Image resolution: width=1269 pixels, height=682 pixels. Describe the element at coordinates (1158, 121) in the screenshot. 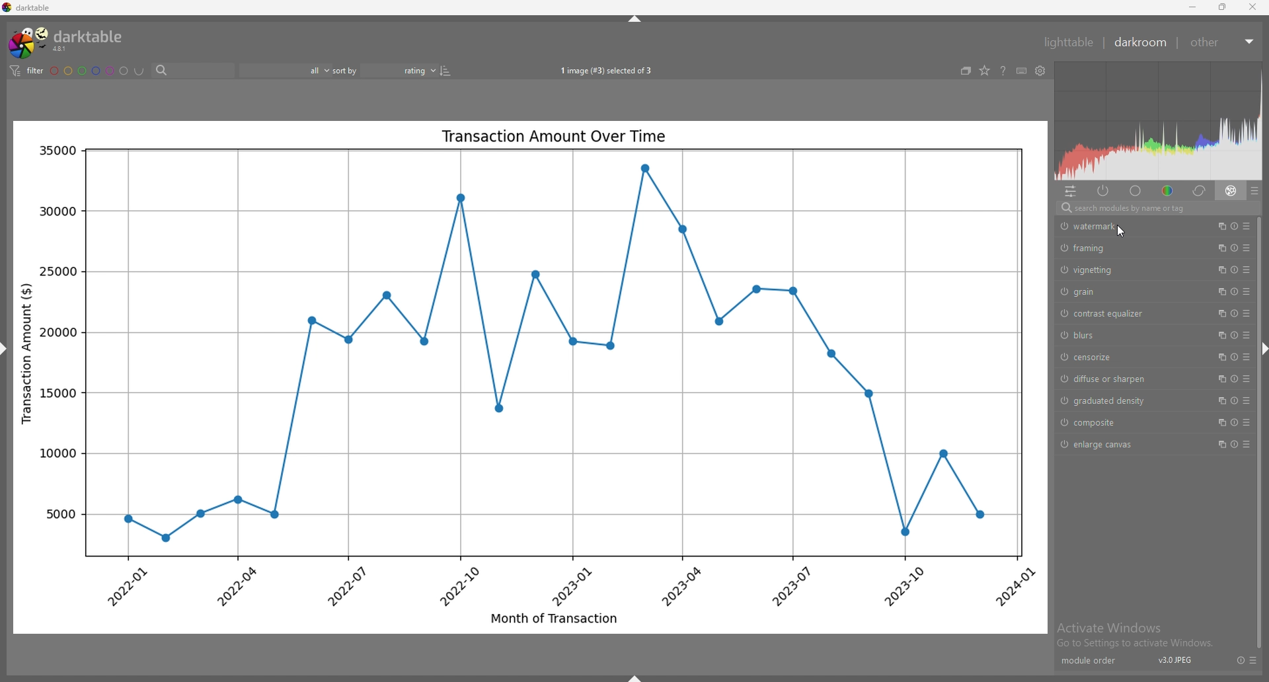

I see `heat map` at that location.